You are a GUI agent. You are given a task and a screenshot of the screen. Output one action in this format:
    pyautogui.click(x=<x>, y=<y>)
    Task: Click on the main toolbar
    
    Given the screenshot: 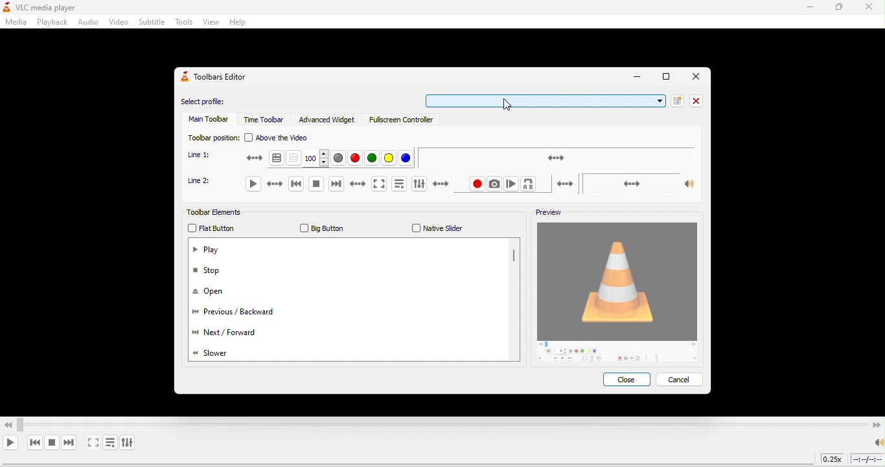 What is the action you would take?
    pyautogui.click(x=207, y=121)
    